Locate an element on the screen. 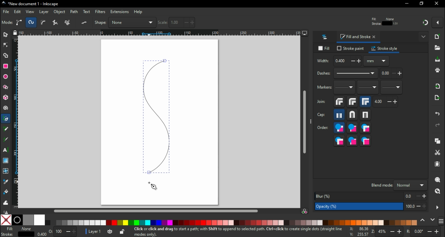 This screenshot has width=445, height=237. mode is located at coordinates (7, 23).